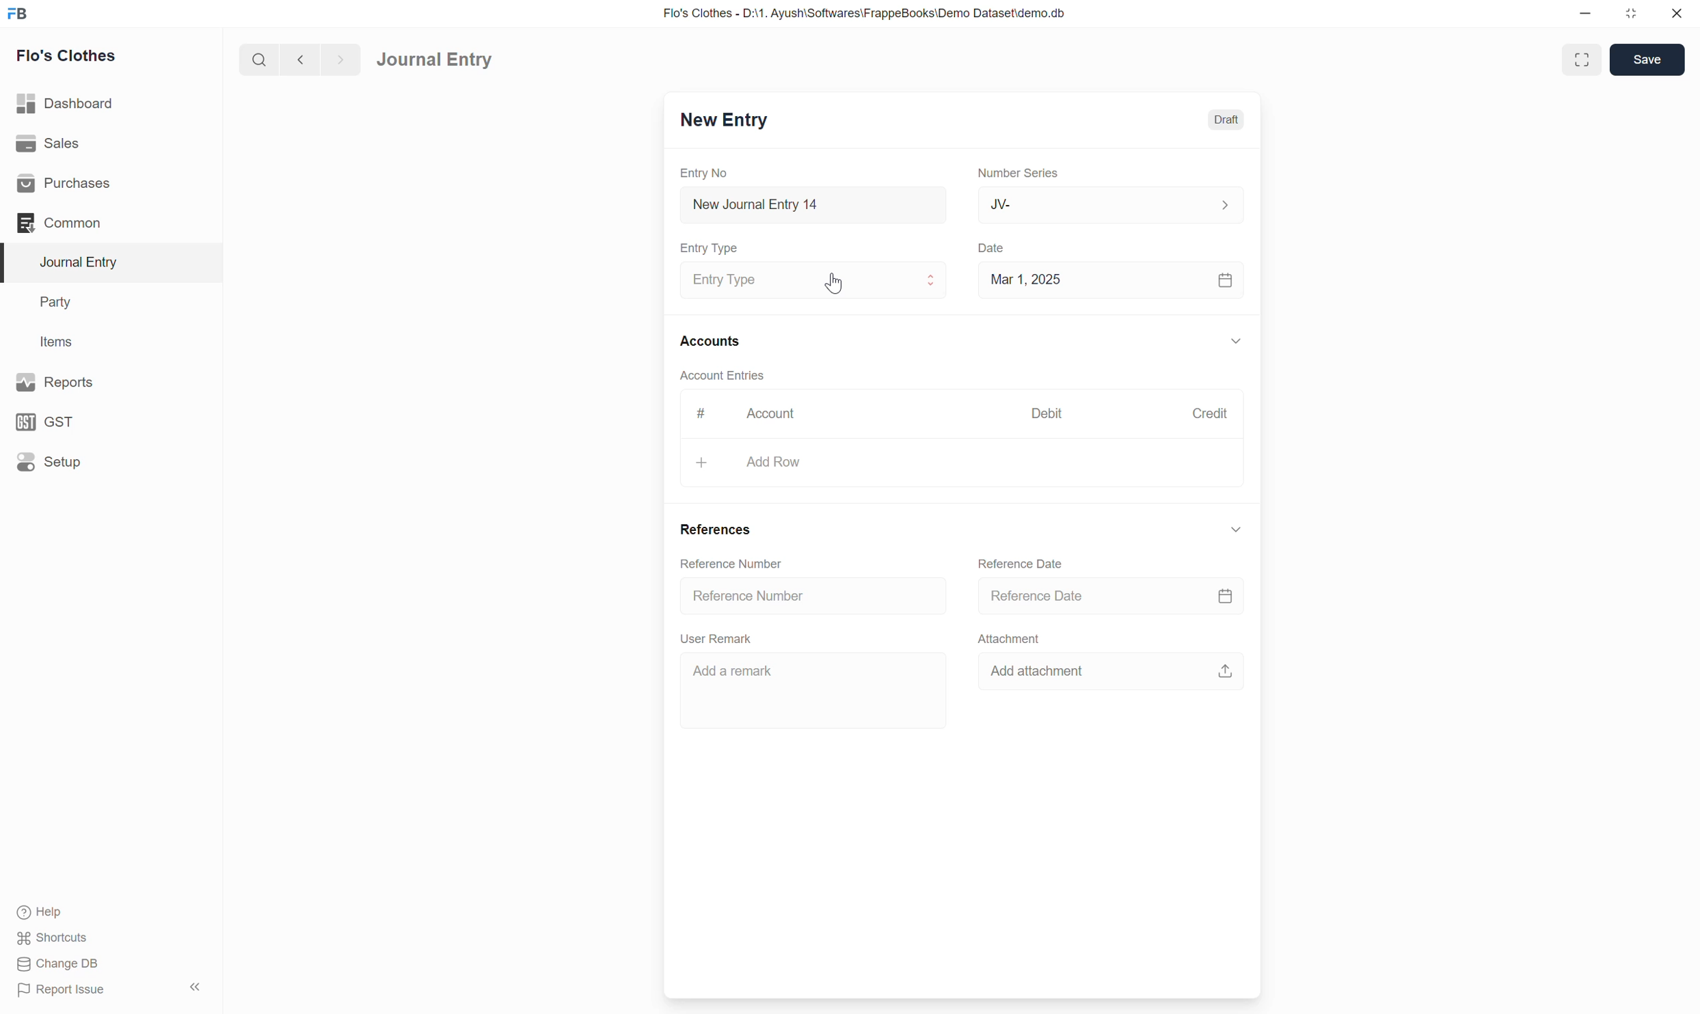 This screenshot has width=1700, height=1014. What do you see at coordinates (57, 963) in the screenshot?
I see `Change DB` at bounding box center [57, 963].